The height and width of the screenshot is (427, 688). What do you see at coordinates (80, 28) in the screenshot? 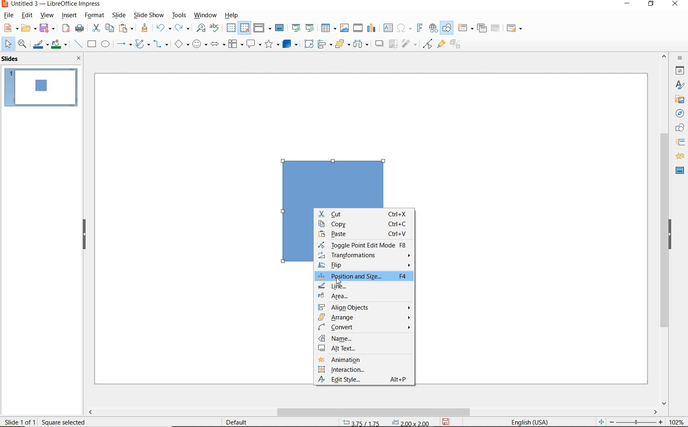
I see `print` at bounding box center [80, 28].